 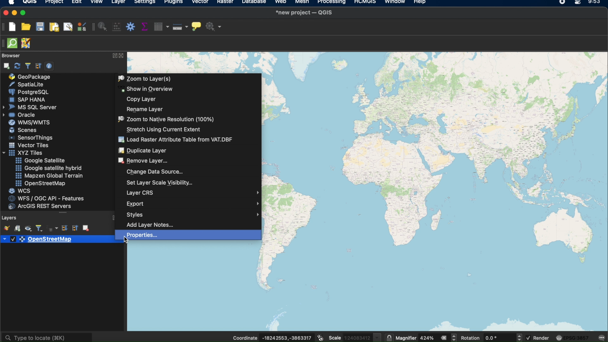 I want to click on style manager, so click(x=81, y=28).